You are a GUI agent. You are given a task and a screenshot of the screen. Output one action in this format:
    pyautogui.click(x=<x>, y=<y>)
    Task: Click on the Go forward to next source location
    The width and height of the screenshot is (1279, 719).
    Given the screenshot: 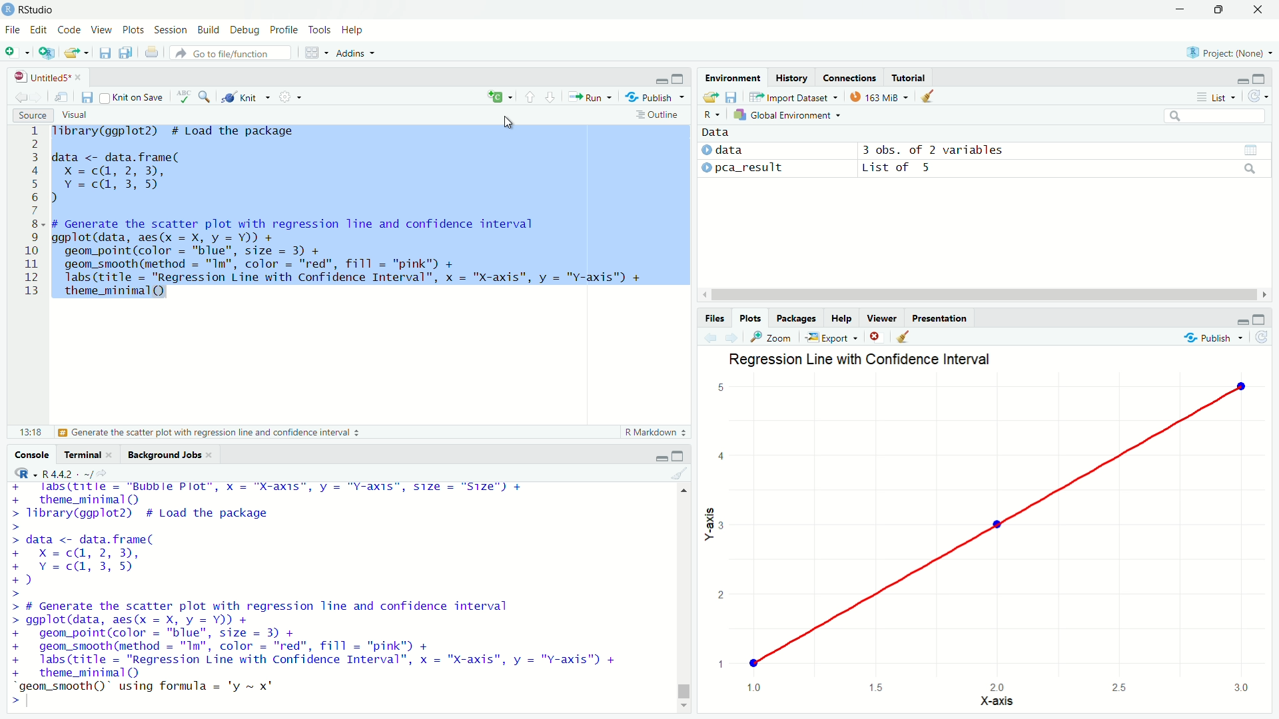 What is the action you would take?
    pyautogui.click(x=37, y=97)
    